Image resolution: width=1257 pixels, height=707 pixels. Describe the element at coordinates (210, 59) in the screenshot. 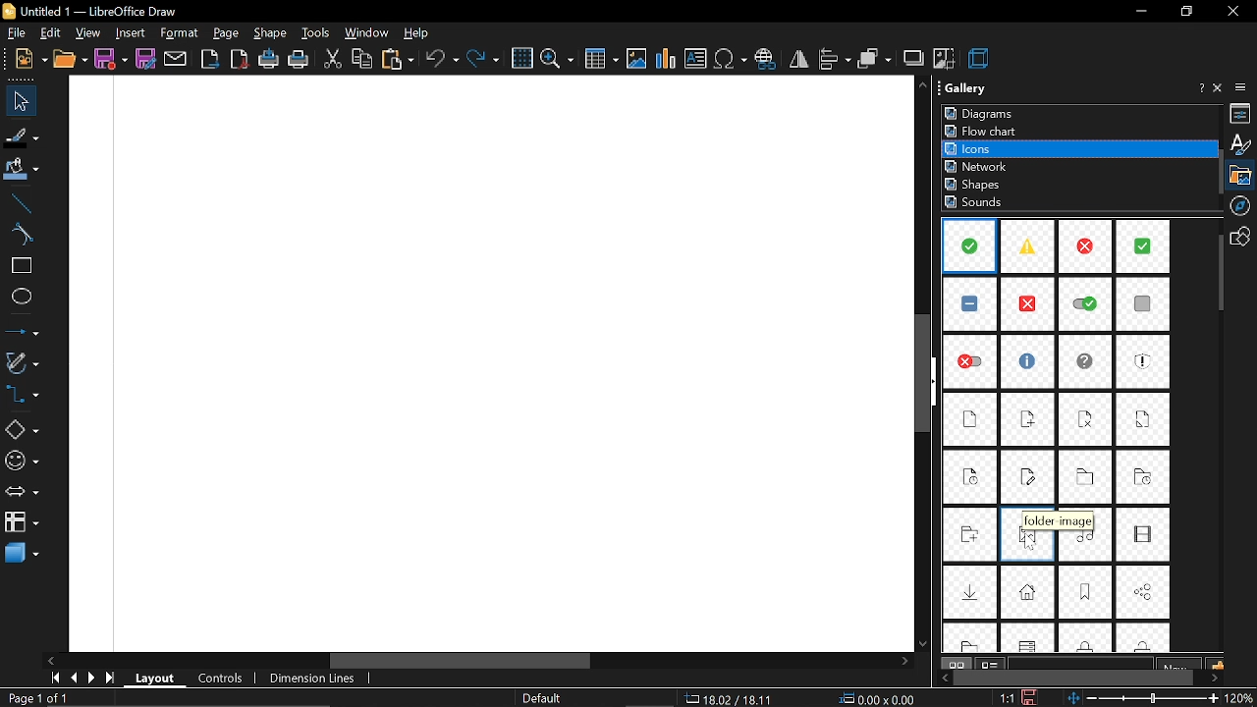

I see `export` at that location.